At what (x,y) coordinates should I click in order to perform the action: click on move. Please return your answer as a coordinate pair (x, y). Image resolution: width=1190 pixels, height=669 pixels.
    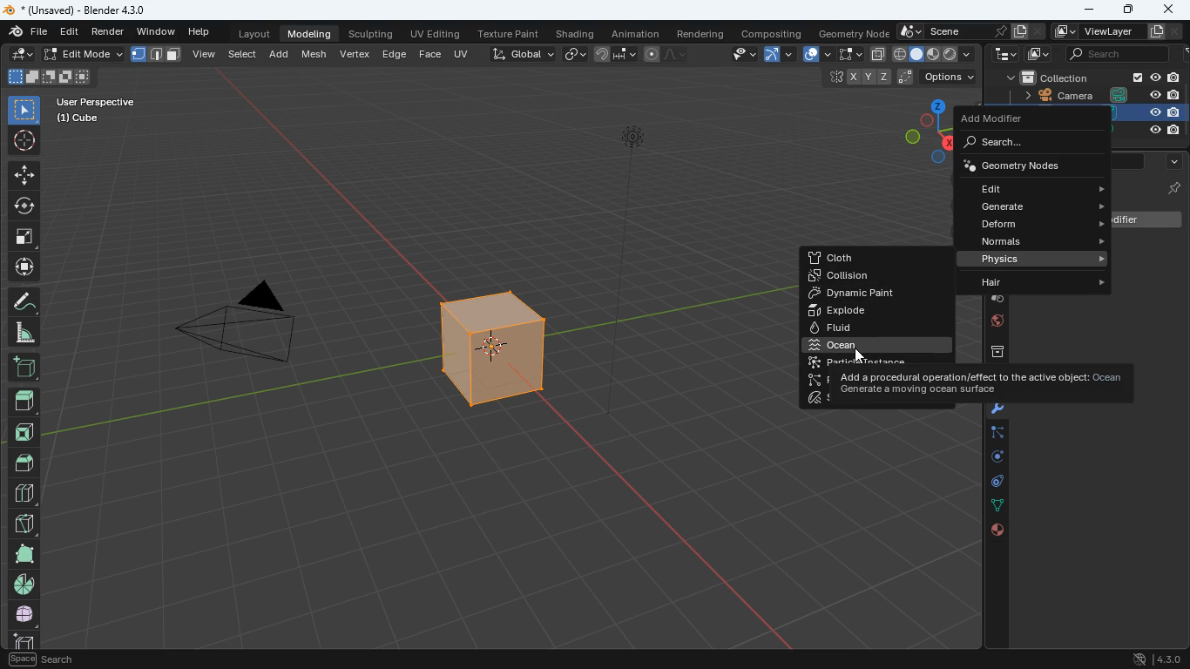
    Looking at the image, I should click on (24, 174).